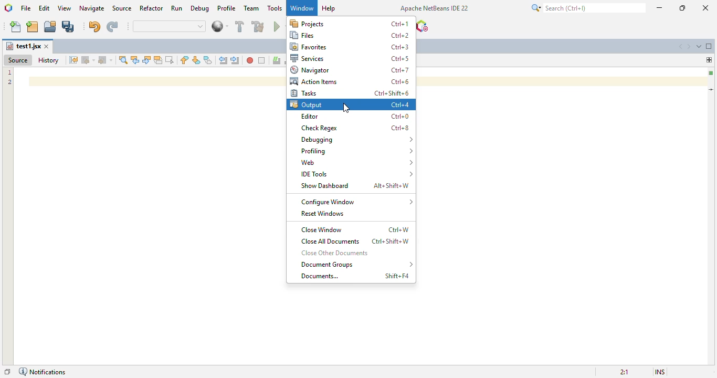 The height and width of the screenshot is (378, 717). Describe the element at coordinates (240, 26) in the screenshot. I see `build project` at that location.